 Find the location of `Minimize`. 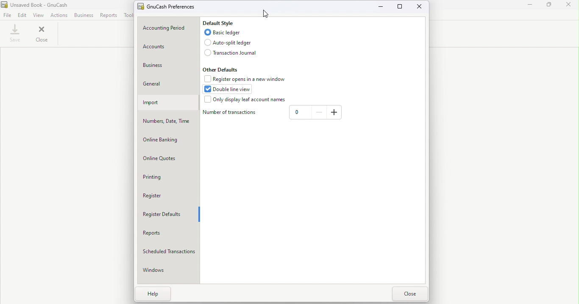

Minimize is located at coordinates (381, 7).